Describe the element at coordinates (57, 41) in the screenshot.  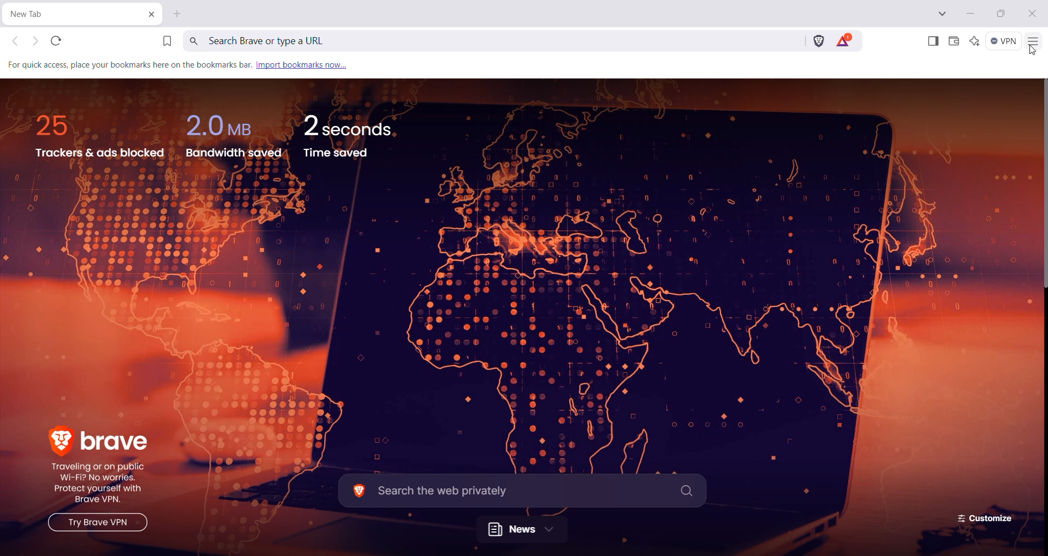
I see `Reload Webpage` at that location.